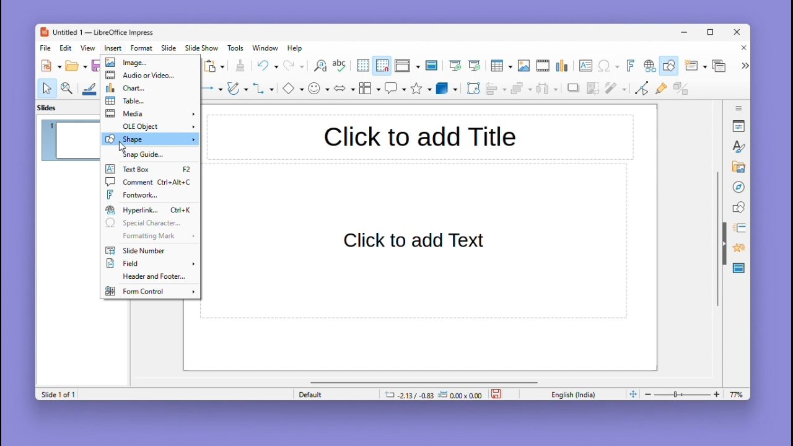 This screenshot has height=446, width=793. What do you see at coordinates (685, 394) in the screenshot?
I see `zoom toggle bar` at bounding box center [685, 394].